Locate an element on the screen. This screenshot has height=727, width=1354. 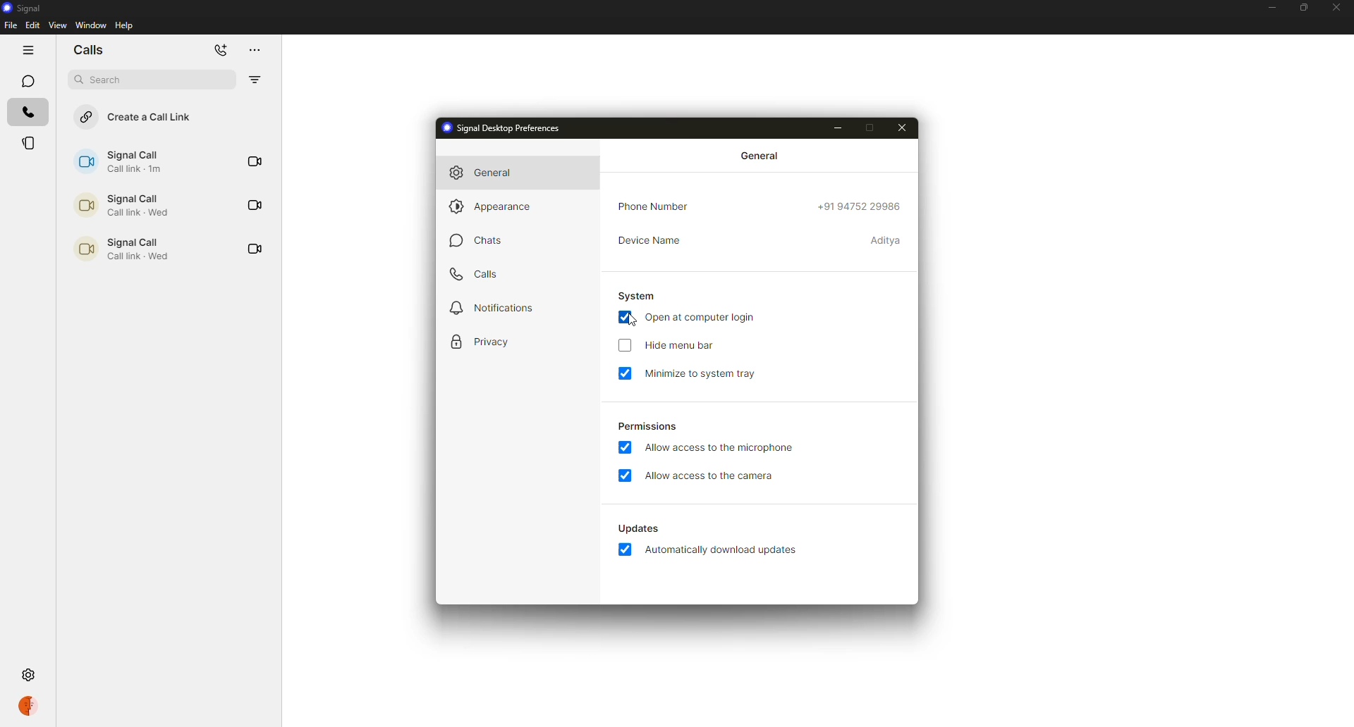
filter is located at coordinates (254, 80).